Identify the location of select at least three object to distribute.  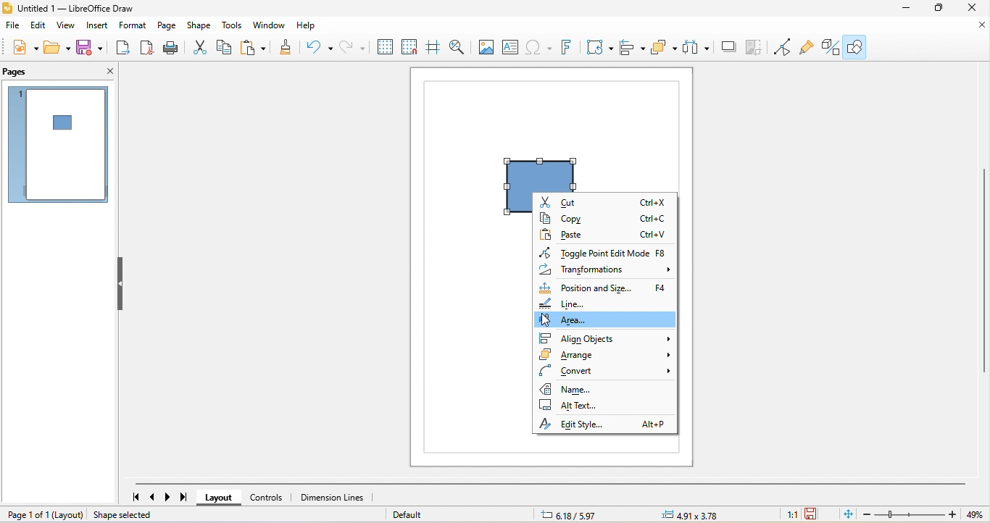
(698, 48).